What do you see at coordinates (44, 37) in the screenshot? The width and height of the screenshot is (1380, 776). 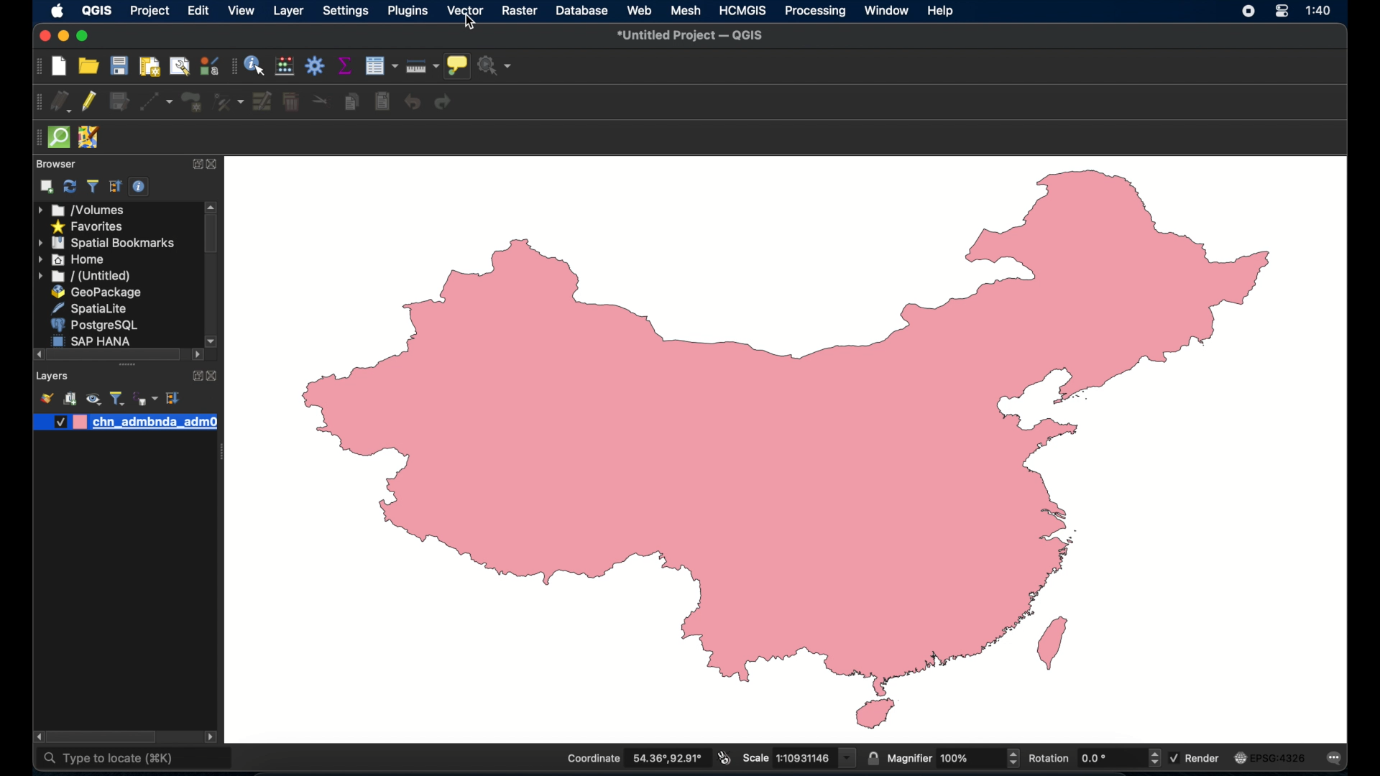 I see `close` at bounding box center [44, 37].